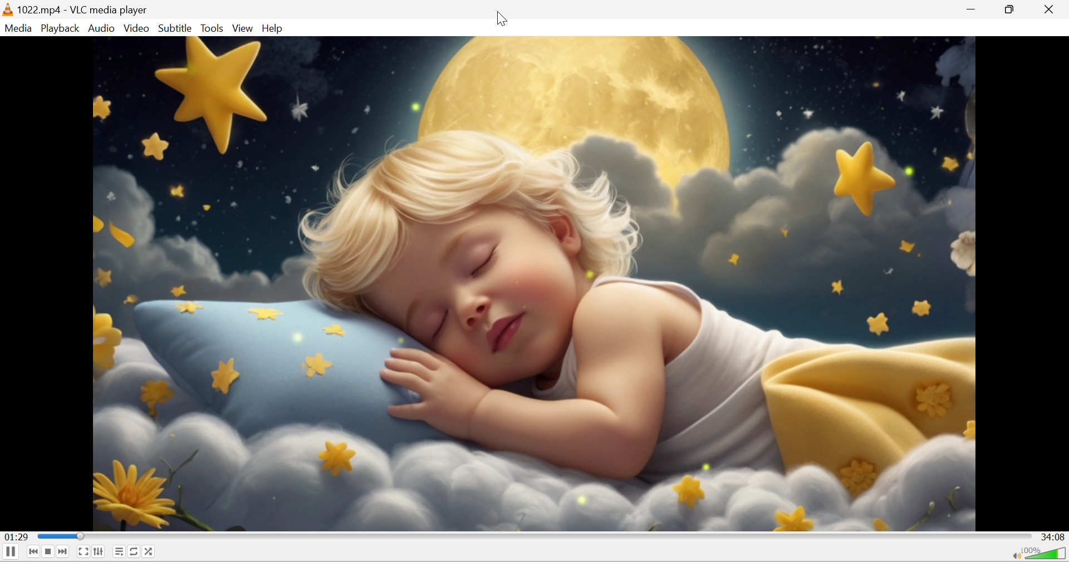 Image resolution: width=1069 pixels, height=562 pixels. Describe the element at coordinates (139, 28) in the screenshot. I see `Video` at that location.